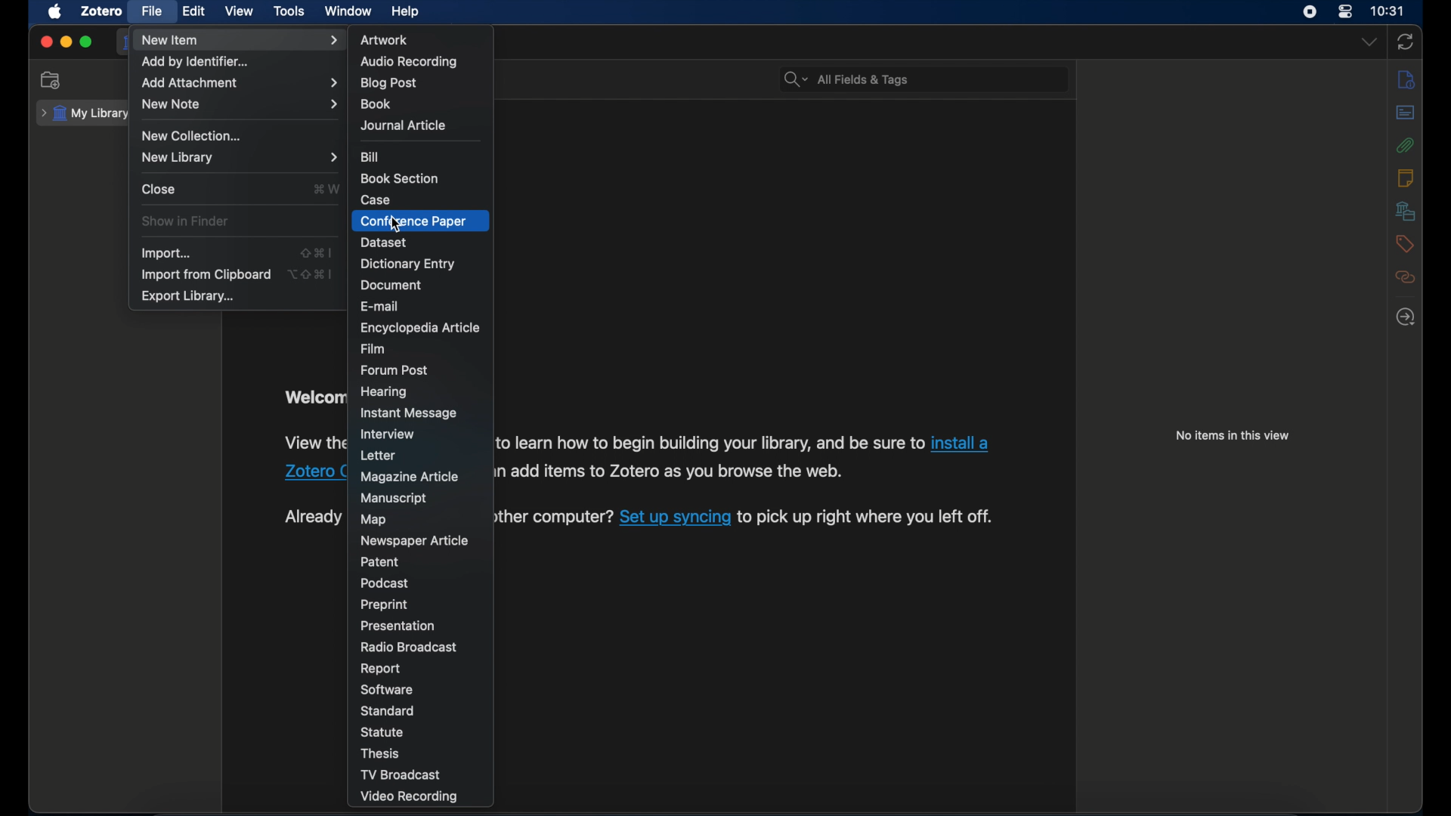 The height and width of the screenshot is (816, 1451). What do you see at coordinates (1404, 244) in the screenshot?
I see `tags` at bounding box center [1404, 244].